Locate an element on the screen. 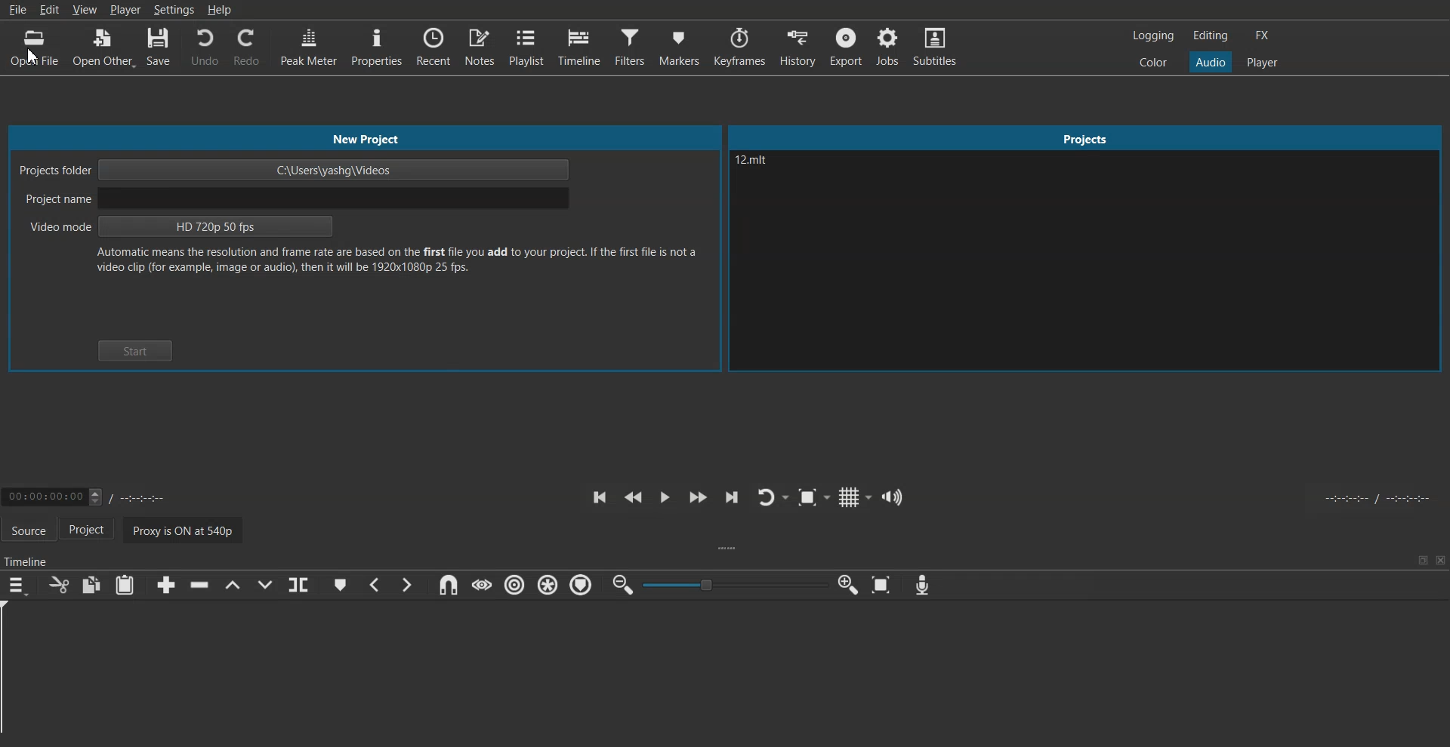 The width and height of the screenshot is (1450, 747). Timeline is located at coordinates (28, 558).